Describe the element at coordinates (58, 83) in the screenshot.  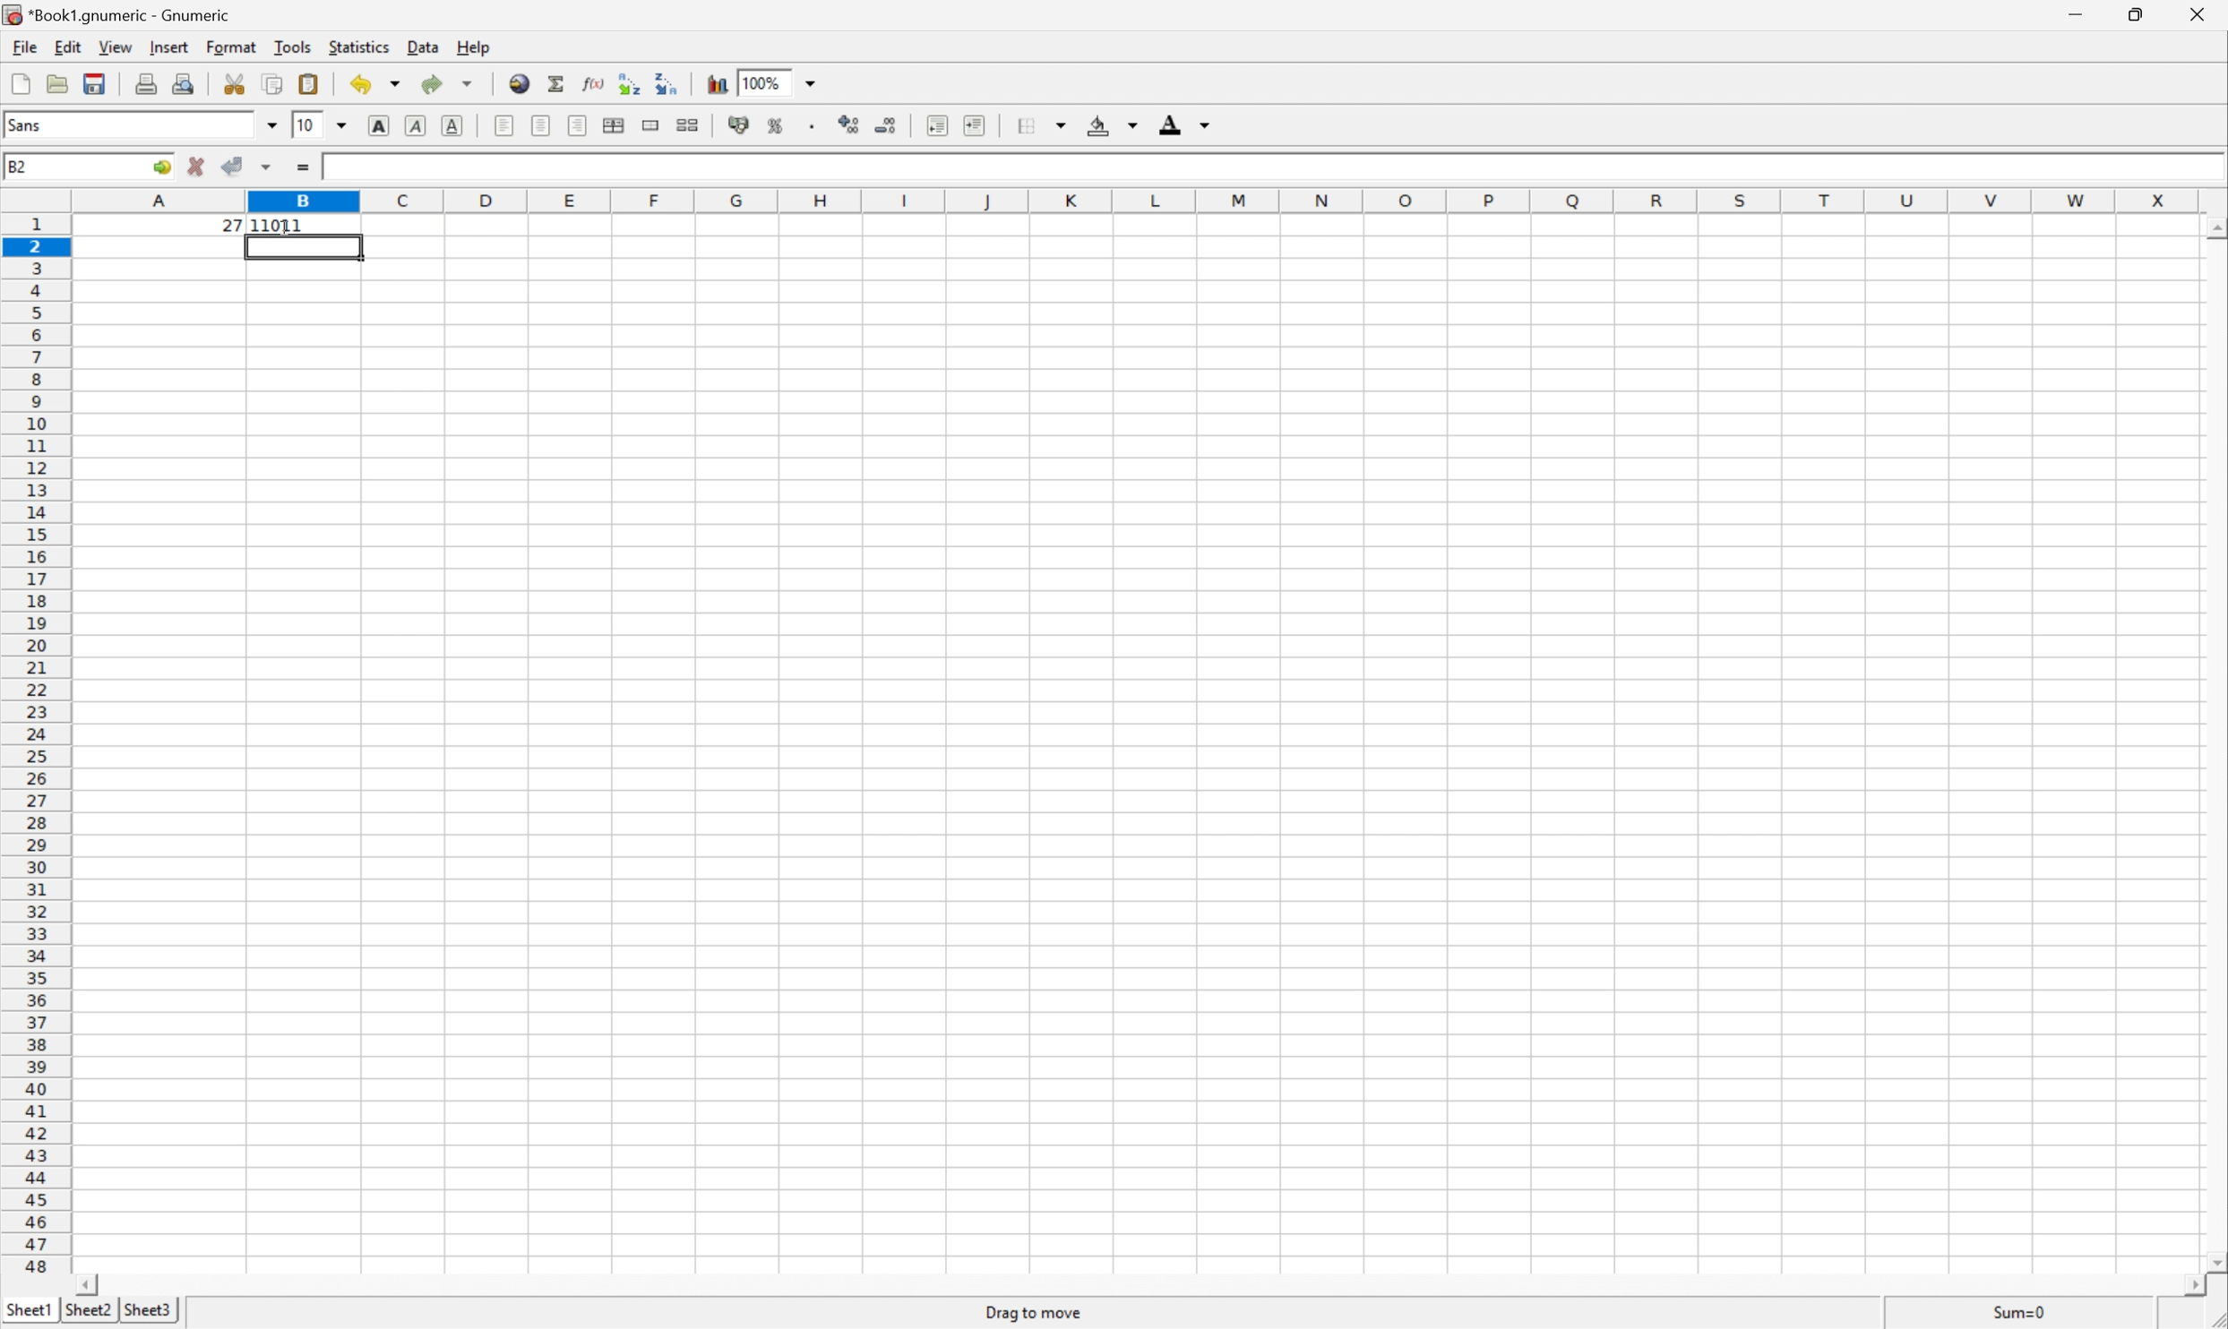
I see `Open a file` at that location.